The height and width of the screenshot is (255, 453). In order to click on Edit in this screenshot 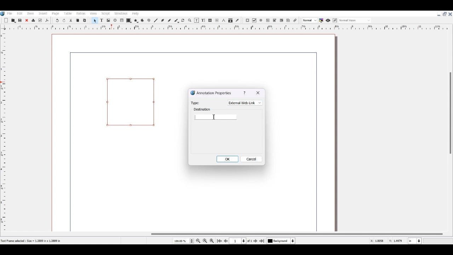, I will do `click(19, 13)`.